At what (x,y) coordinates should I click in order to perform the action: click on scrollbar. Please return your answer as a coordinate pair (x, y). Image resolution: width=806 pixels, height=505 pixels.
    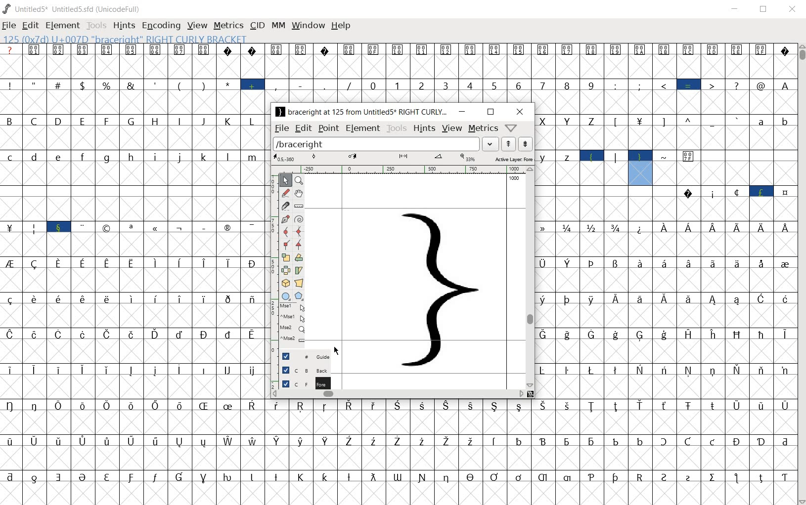
    Looking at the image, I should click on (531, 277).